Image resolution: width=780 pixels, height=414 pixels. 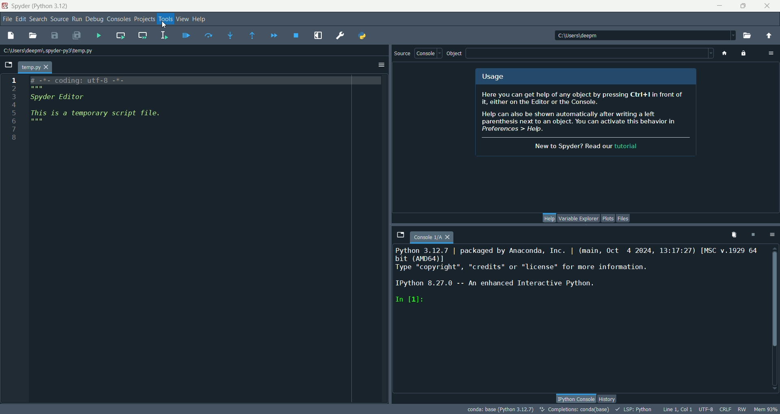 I want to click on open, so click(x=32, y=35).